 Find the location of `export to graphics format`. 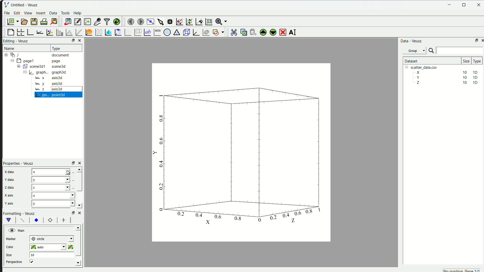

export to graphics format is located at coordinates (53, 21).